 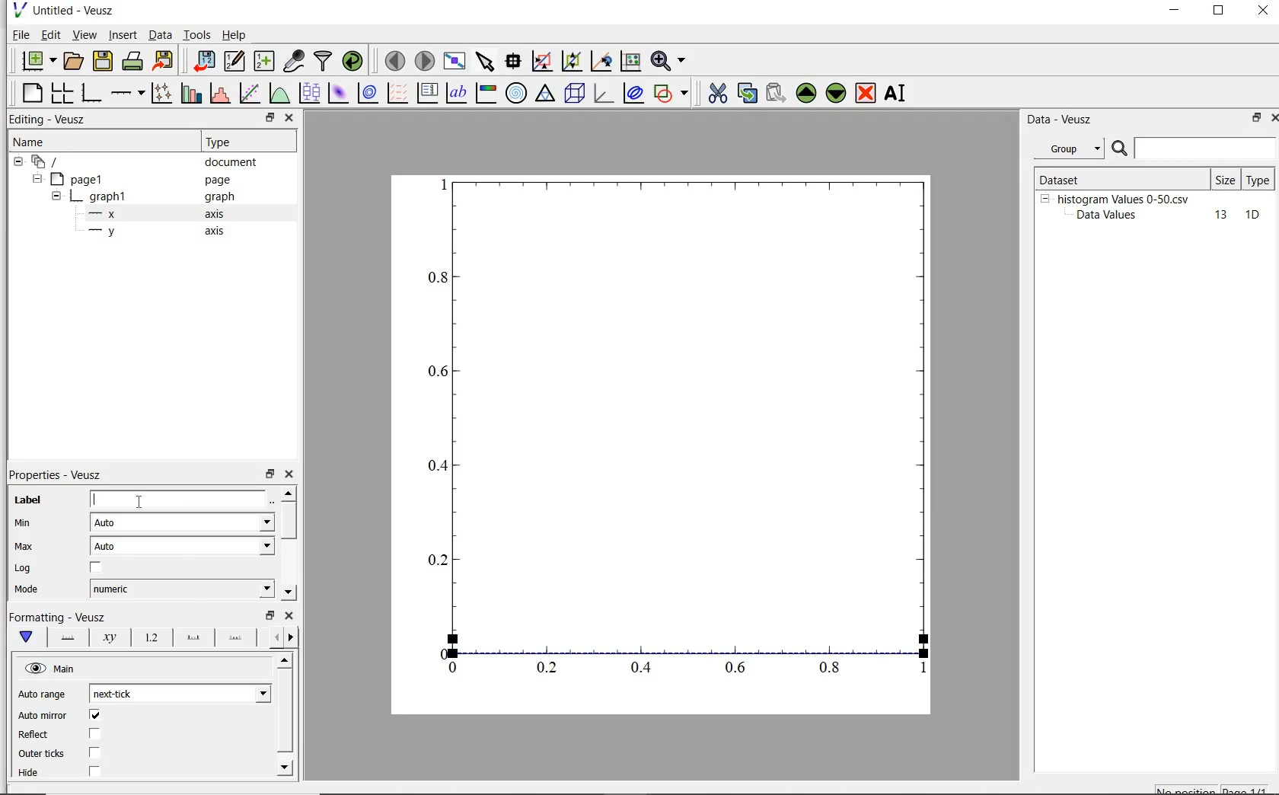 What do you see at coordinates (1263, 11) in the screenshot?
I see `close` at bounding box center [1263, 11].